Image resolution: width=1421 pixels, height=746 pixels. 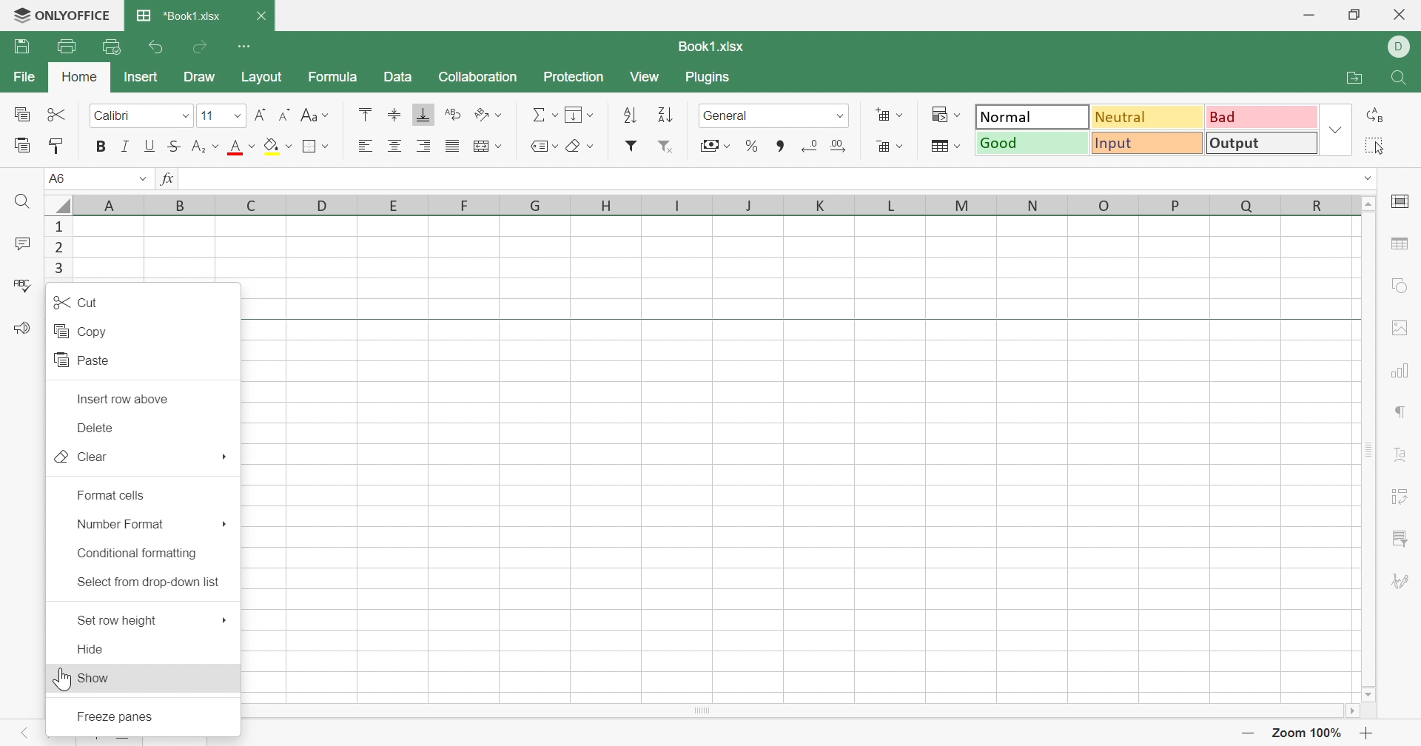 I want to click on Save, so click(x=21, y=46).